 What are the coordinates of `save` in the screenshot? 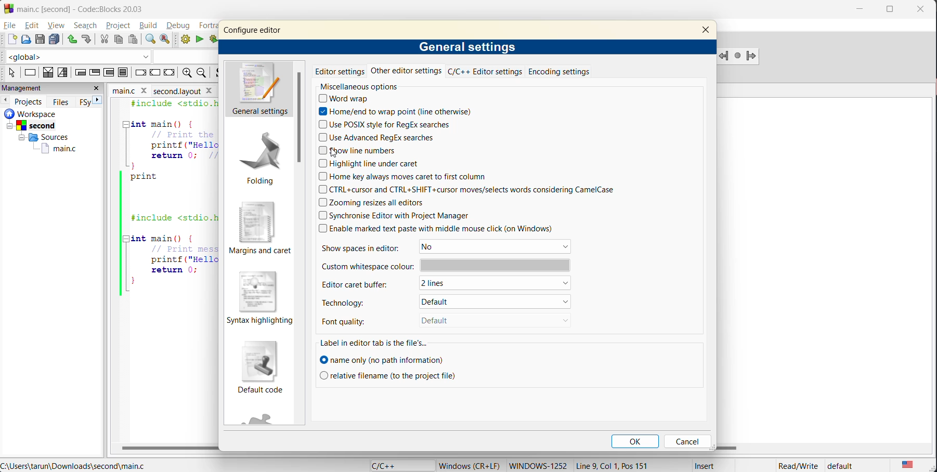 It's located at (40, 40).